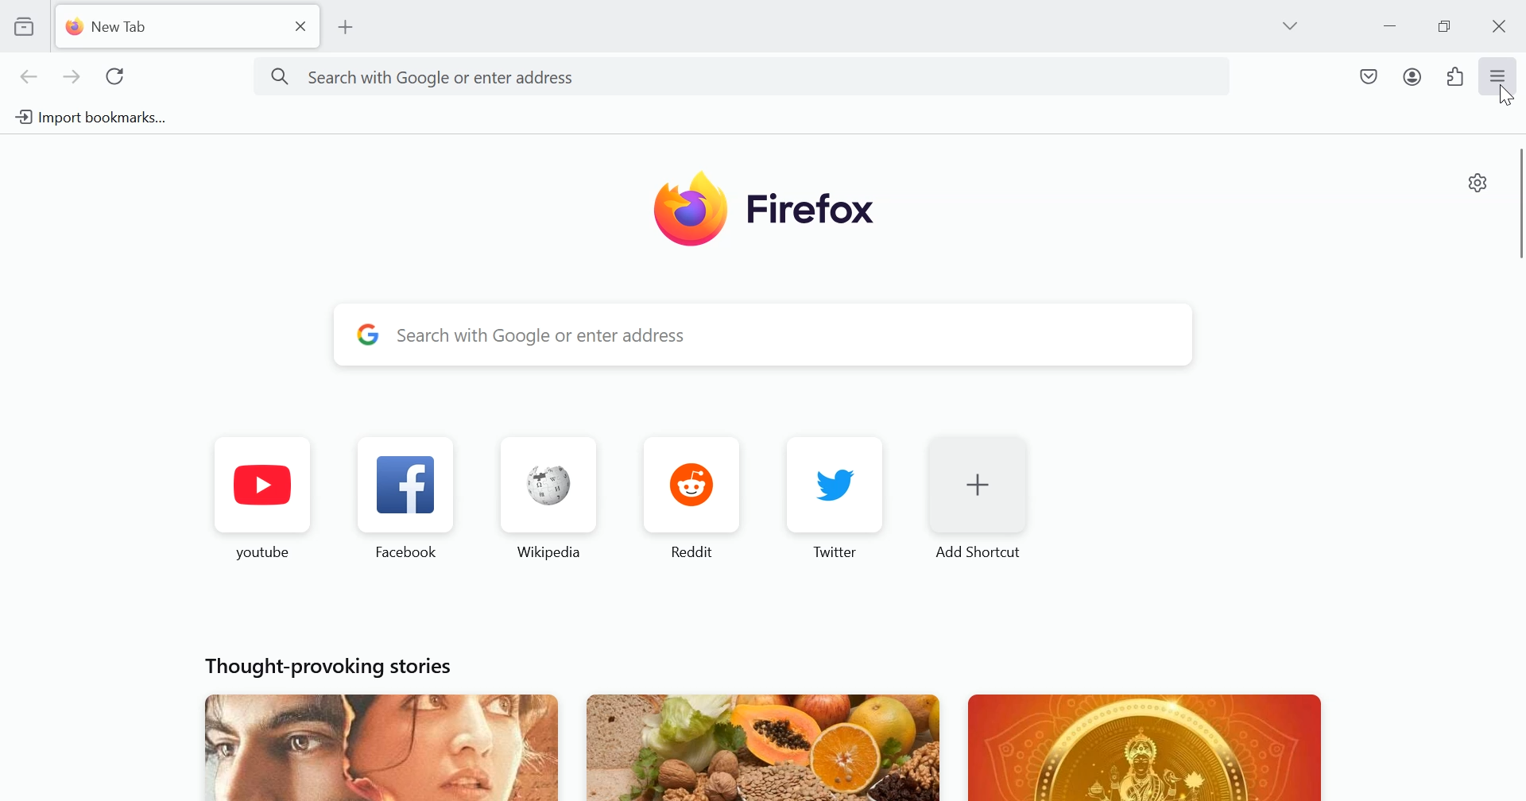  Describe the element at coordinates (335, 667) in the screenshot. I see `Thought provoking stories` at that location.